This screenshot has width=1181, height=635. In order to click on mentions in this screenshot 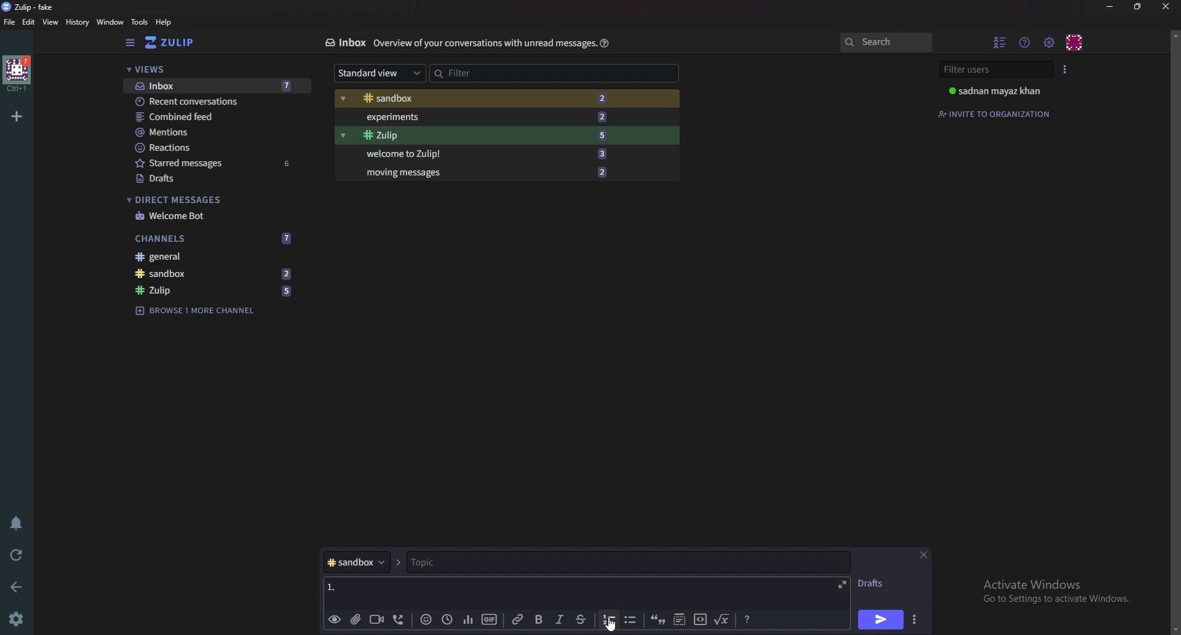, I will do `click(217, 133)`.